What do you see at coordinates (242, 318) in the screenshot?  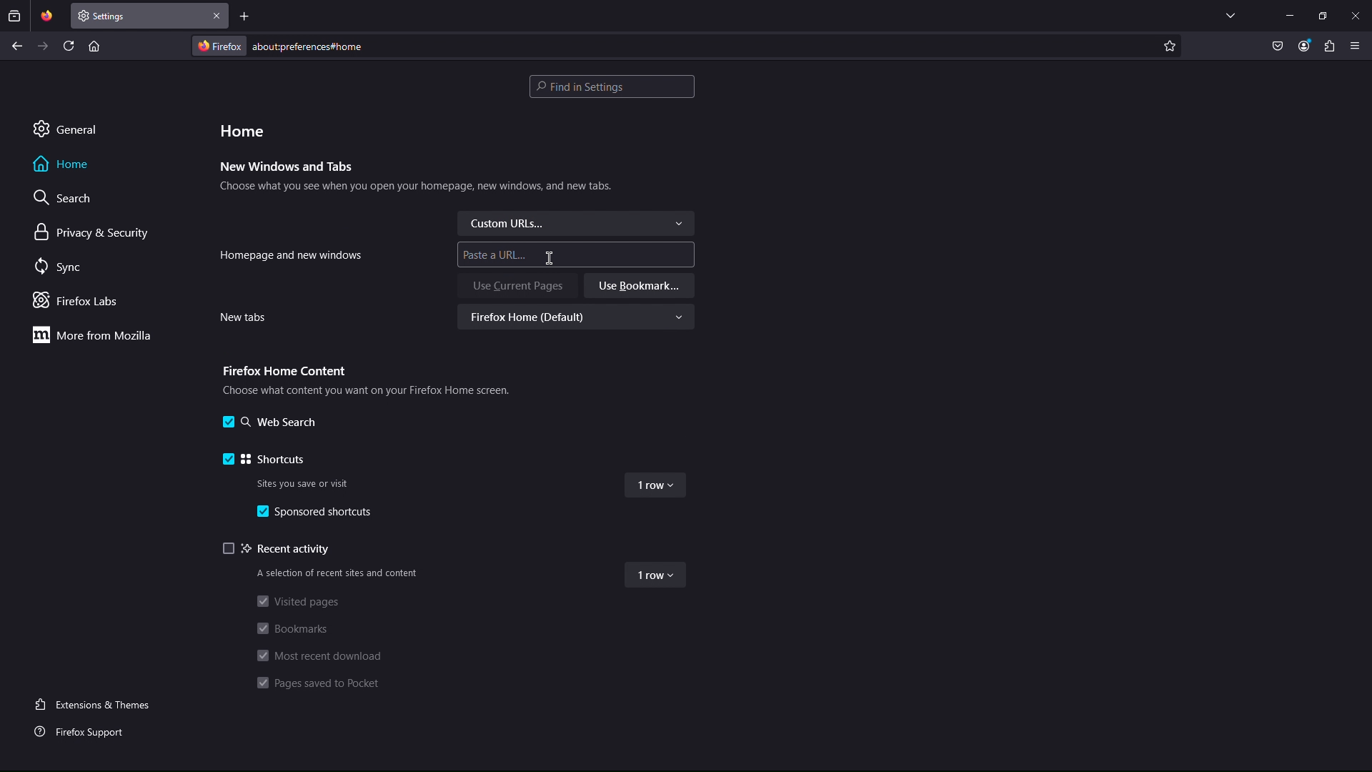 I see `New tabs` at bounding box center [242, 318].